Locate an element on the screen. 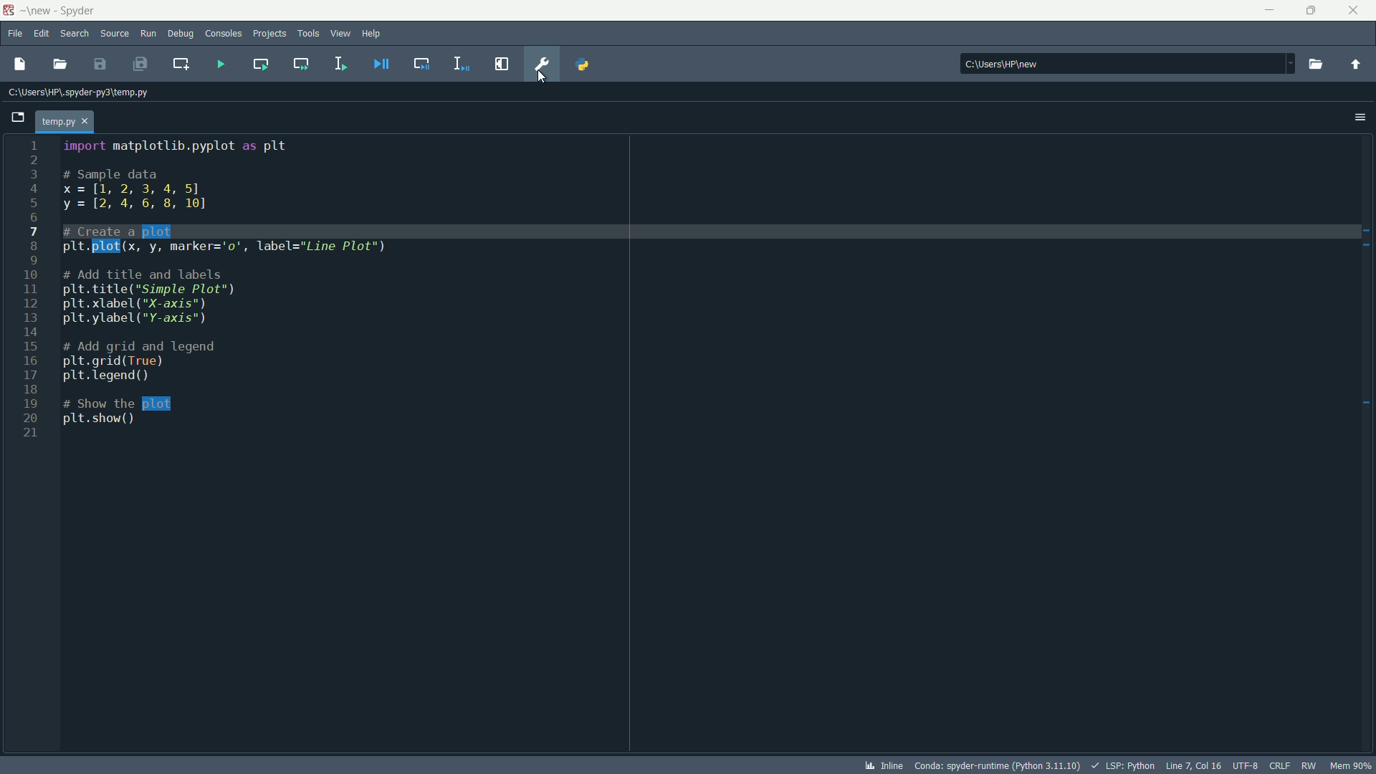  debug cell is located at coordinates (420, 64).